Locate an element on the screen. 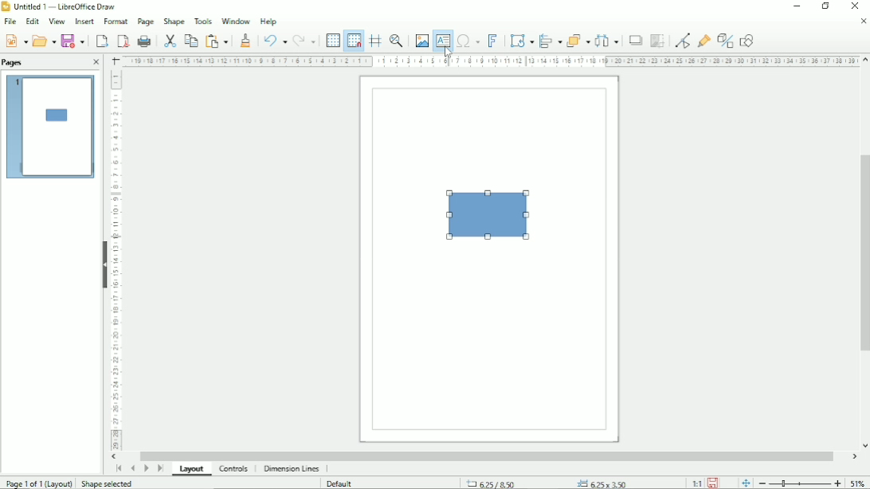  Close is located at coordinates (96, 62).